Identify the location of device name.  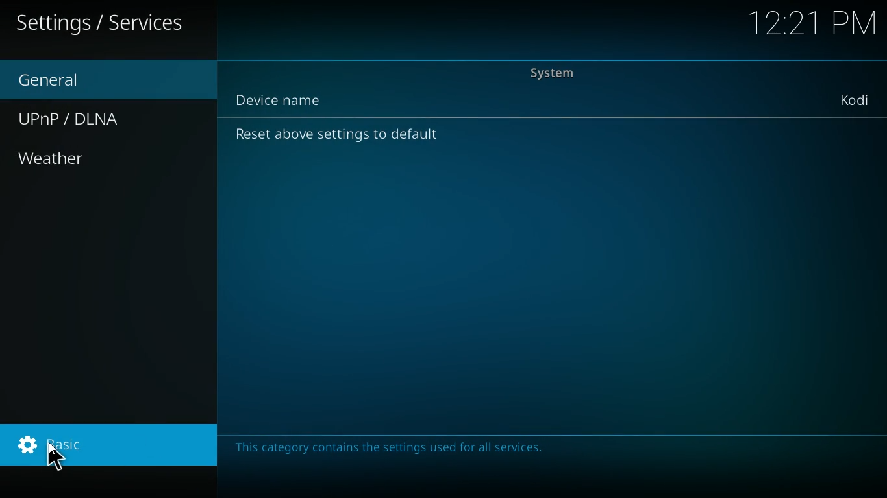
(284, 100).